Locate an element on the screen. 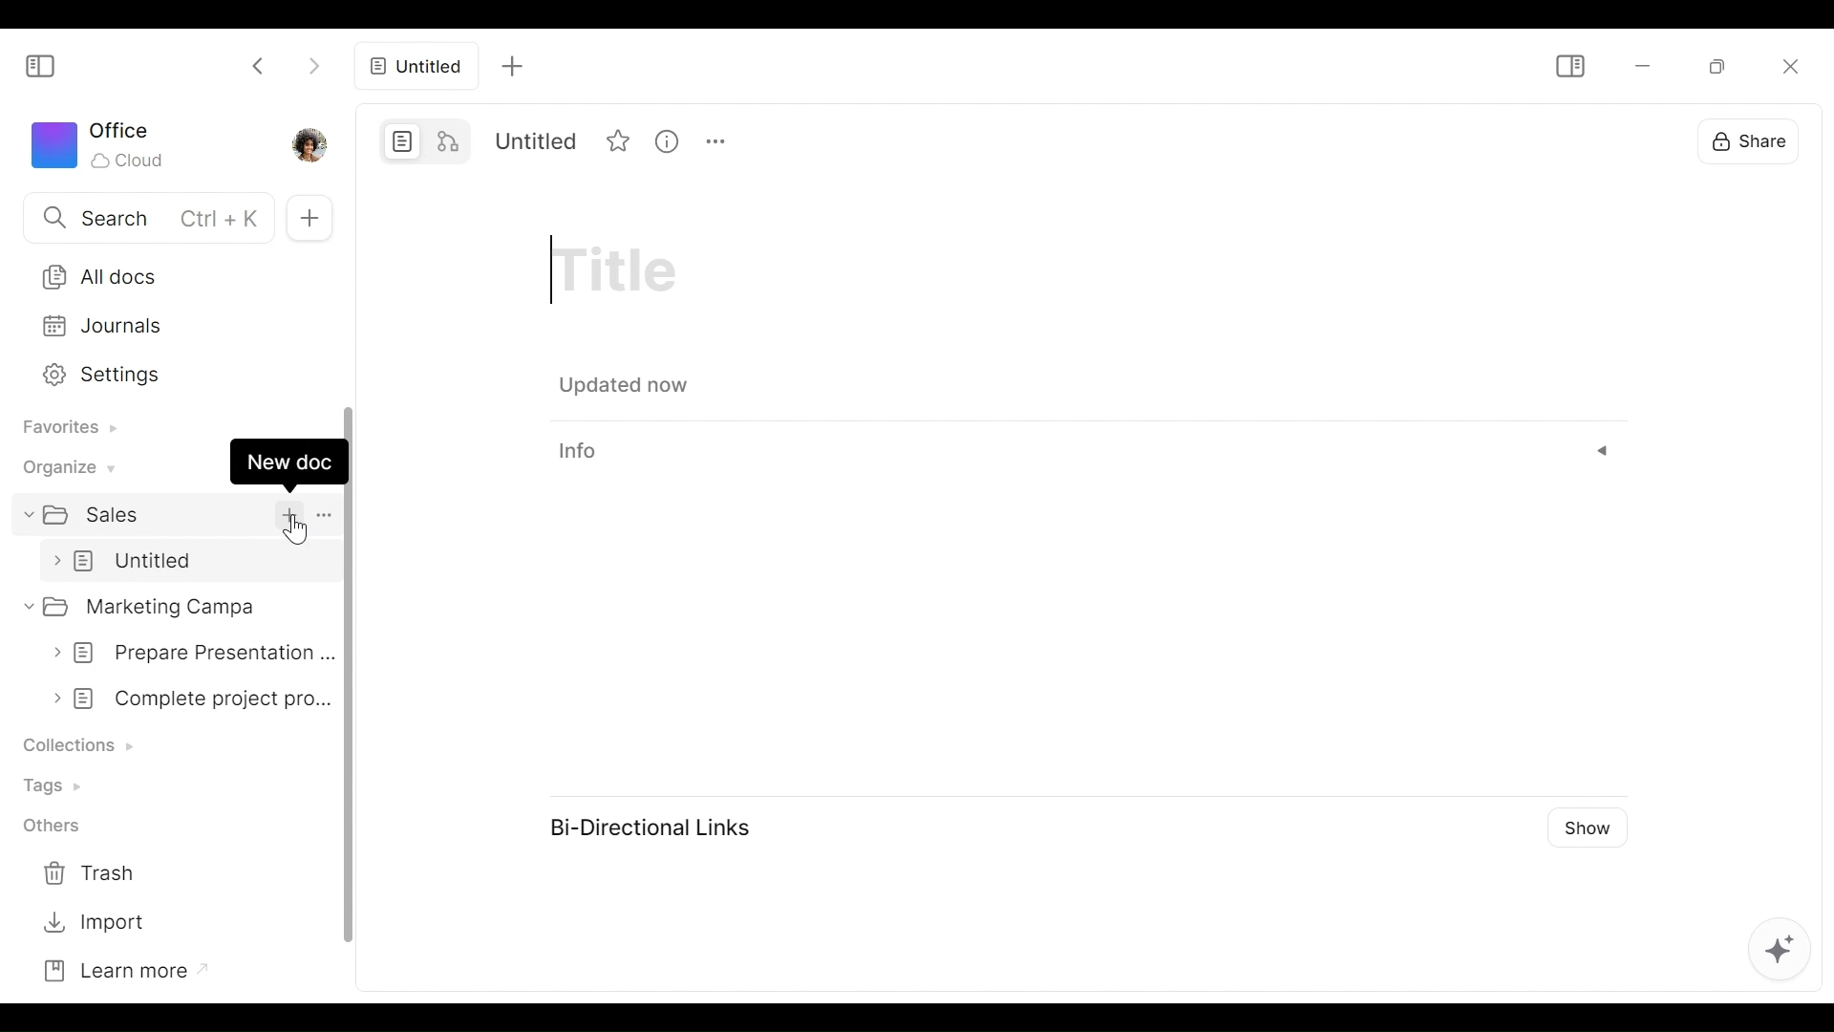  Show/Hide Sidebar is located at coordinates (41, 67).